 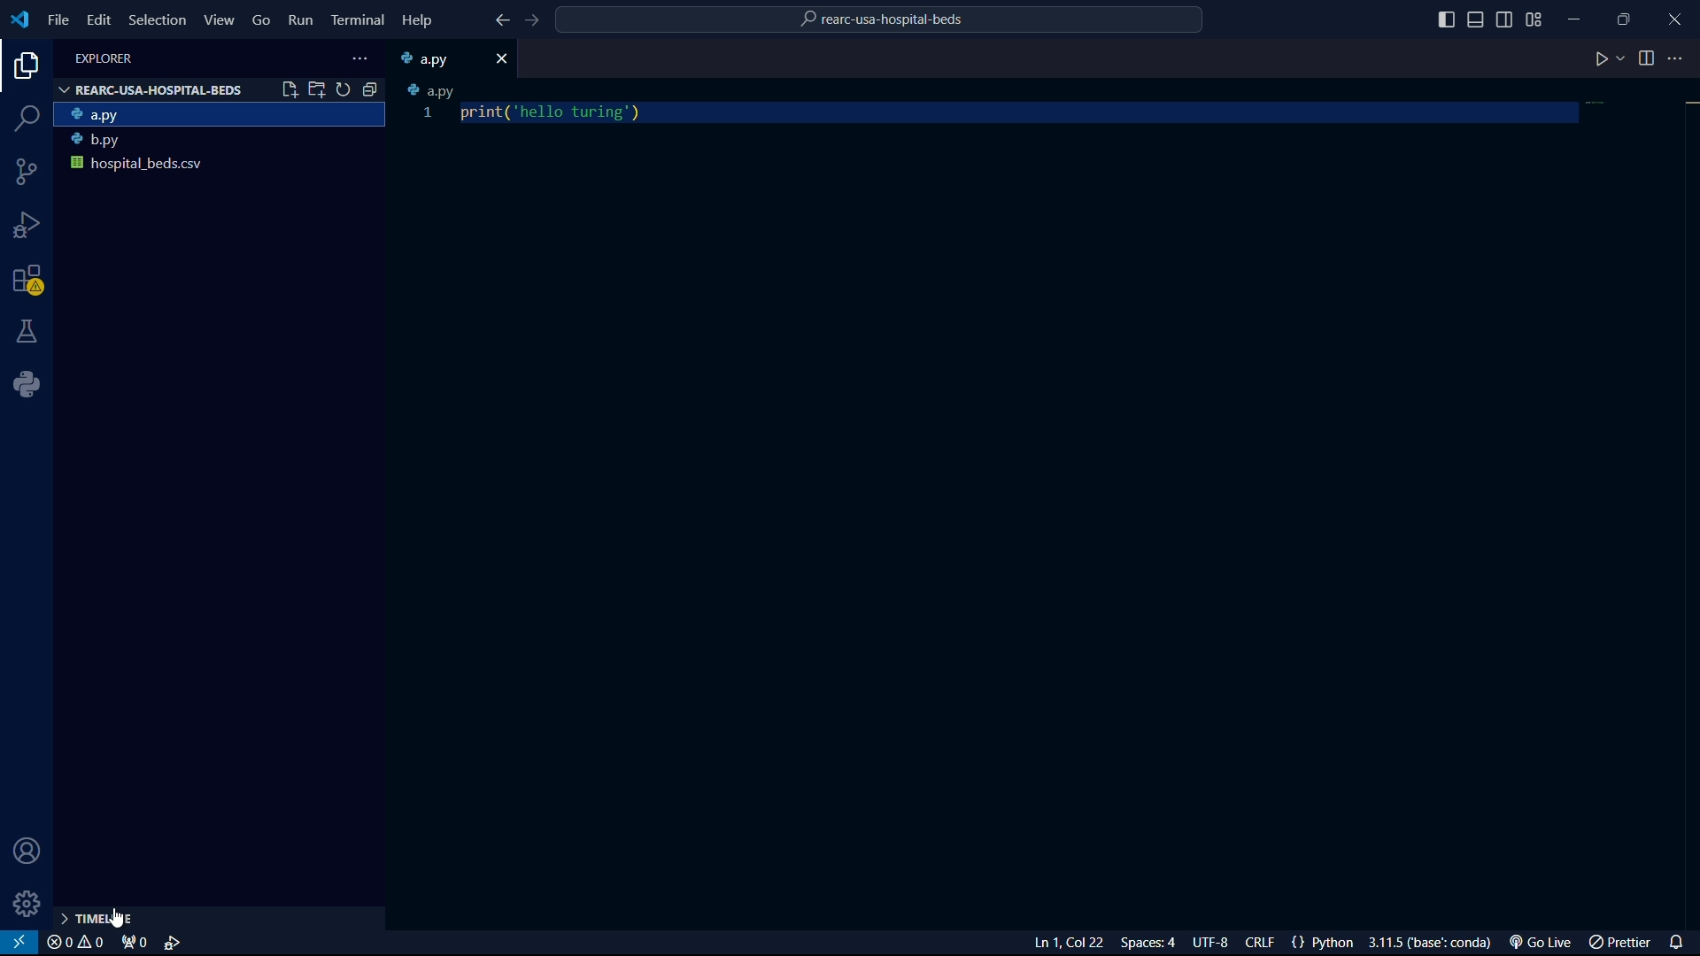 I want to click on extensions, so click(x=32, y=281).